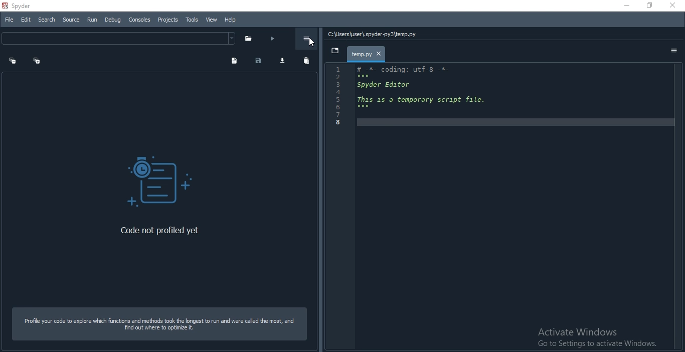 Image resolution: width=685 pixels, height=352 pixels. I want to click on File , so click(9, 20).